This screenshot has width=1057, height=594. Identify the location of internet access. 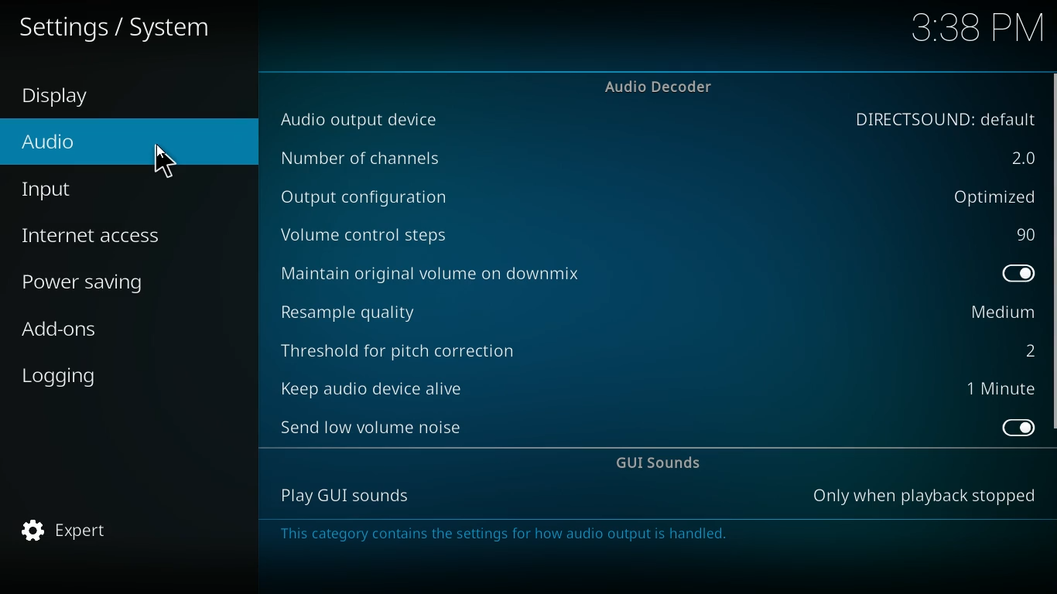
(115, 236).